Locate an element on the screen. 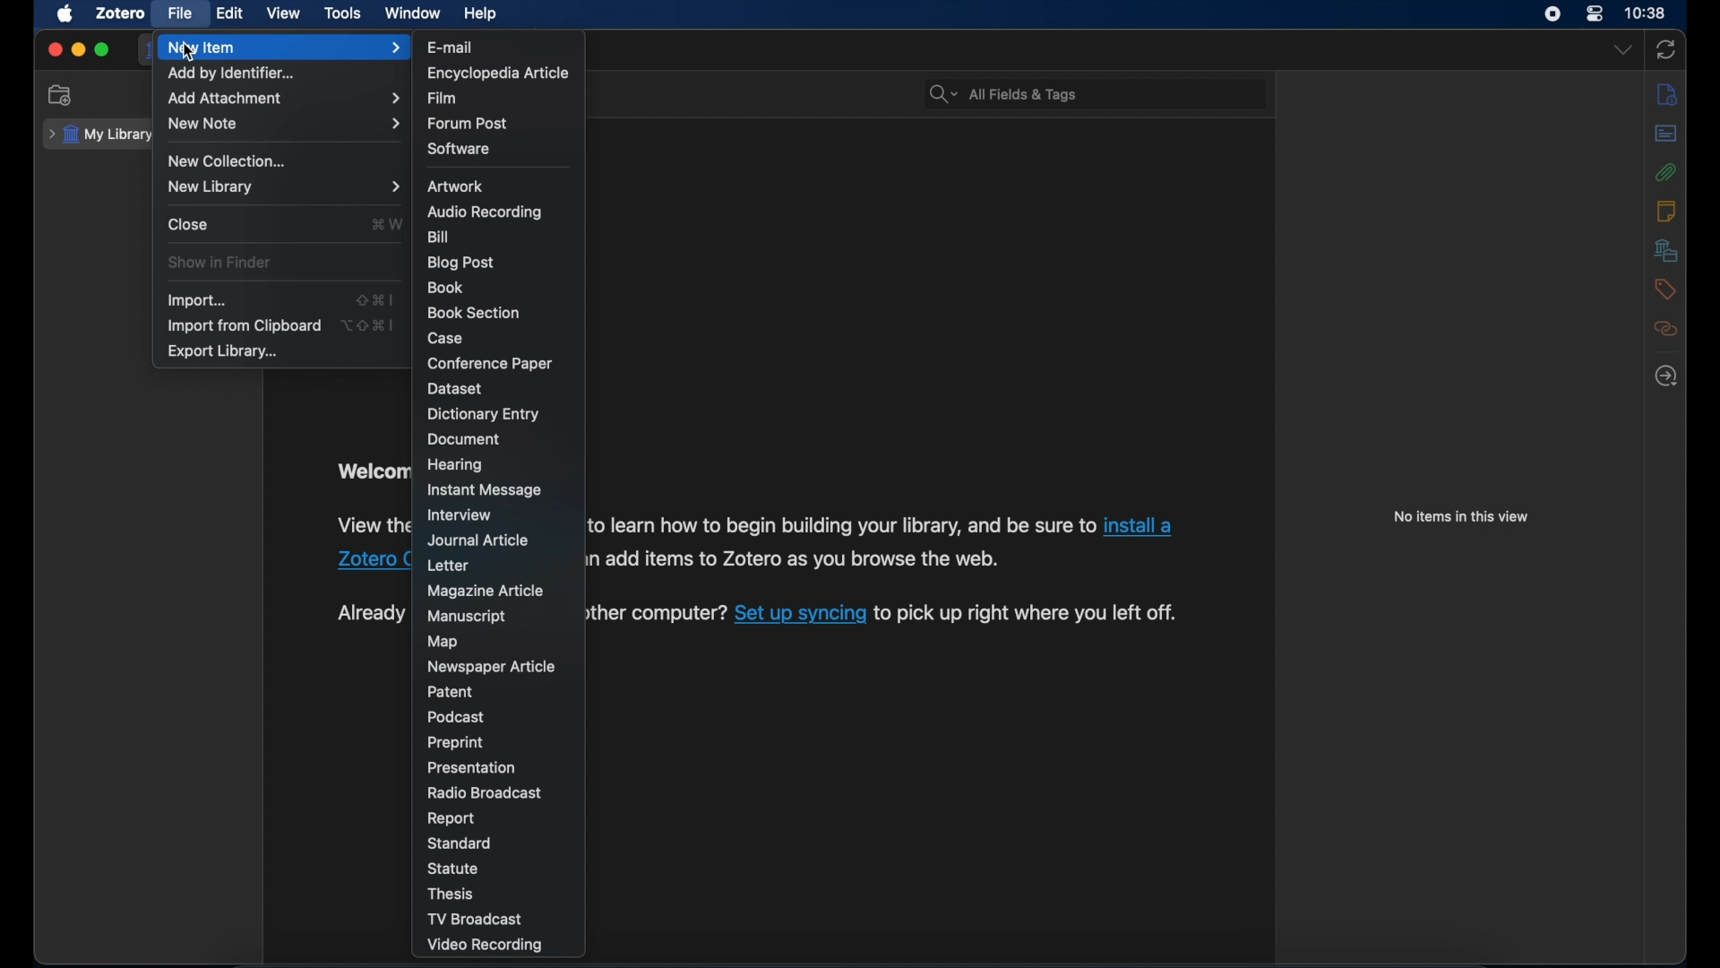 This screenshot has height=968, width=1720. map is located at coordinates (456, 643).